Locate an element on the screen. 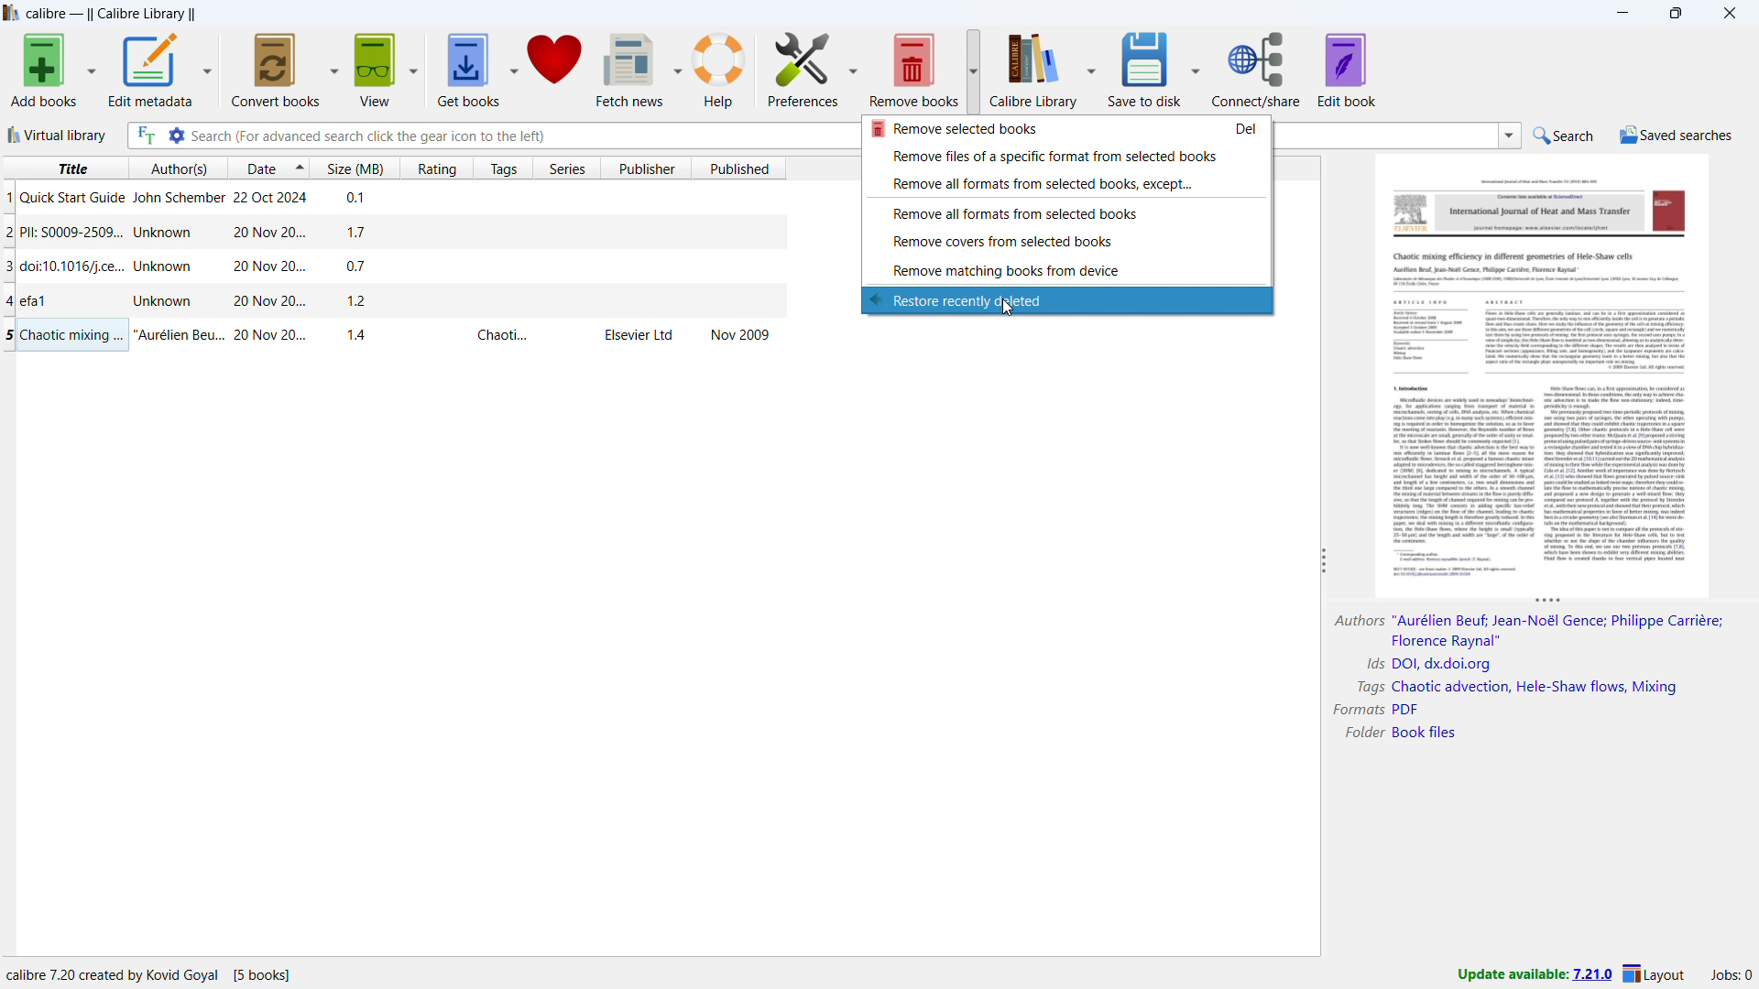 The image size is (1759, 989). do a quick search is located at coordinates (1565, 136).